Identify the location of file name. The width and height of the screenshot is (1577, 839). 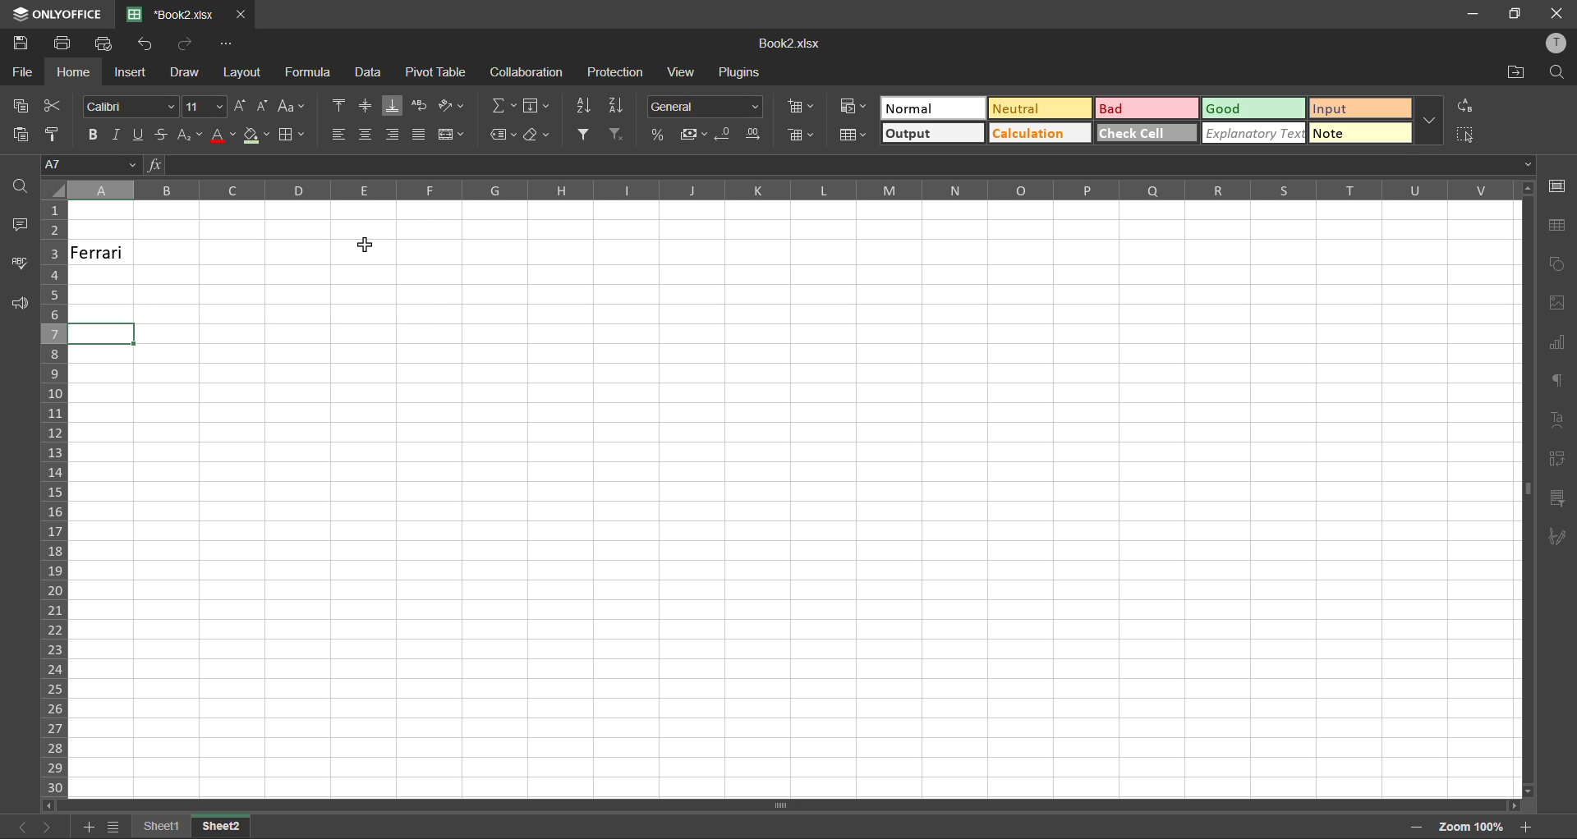
(797, 45).